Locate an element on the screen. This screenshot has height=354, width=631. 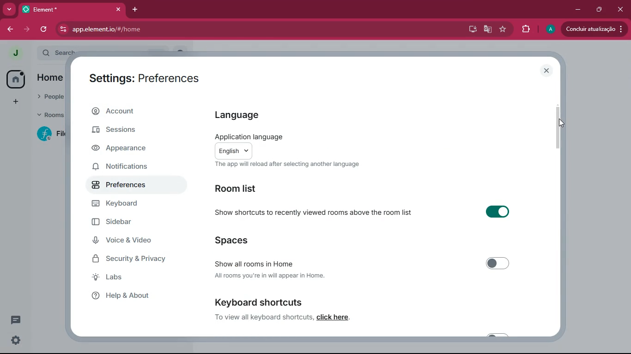
all rooms you're in will appear in home. is located at coordinates (270, 276).